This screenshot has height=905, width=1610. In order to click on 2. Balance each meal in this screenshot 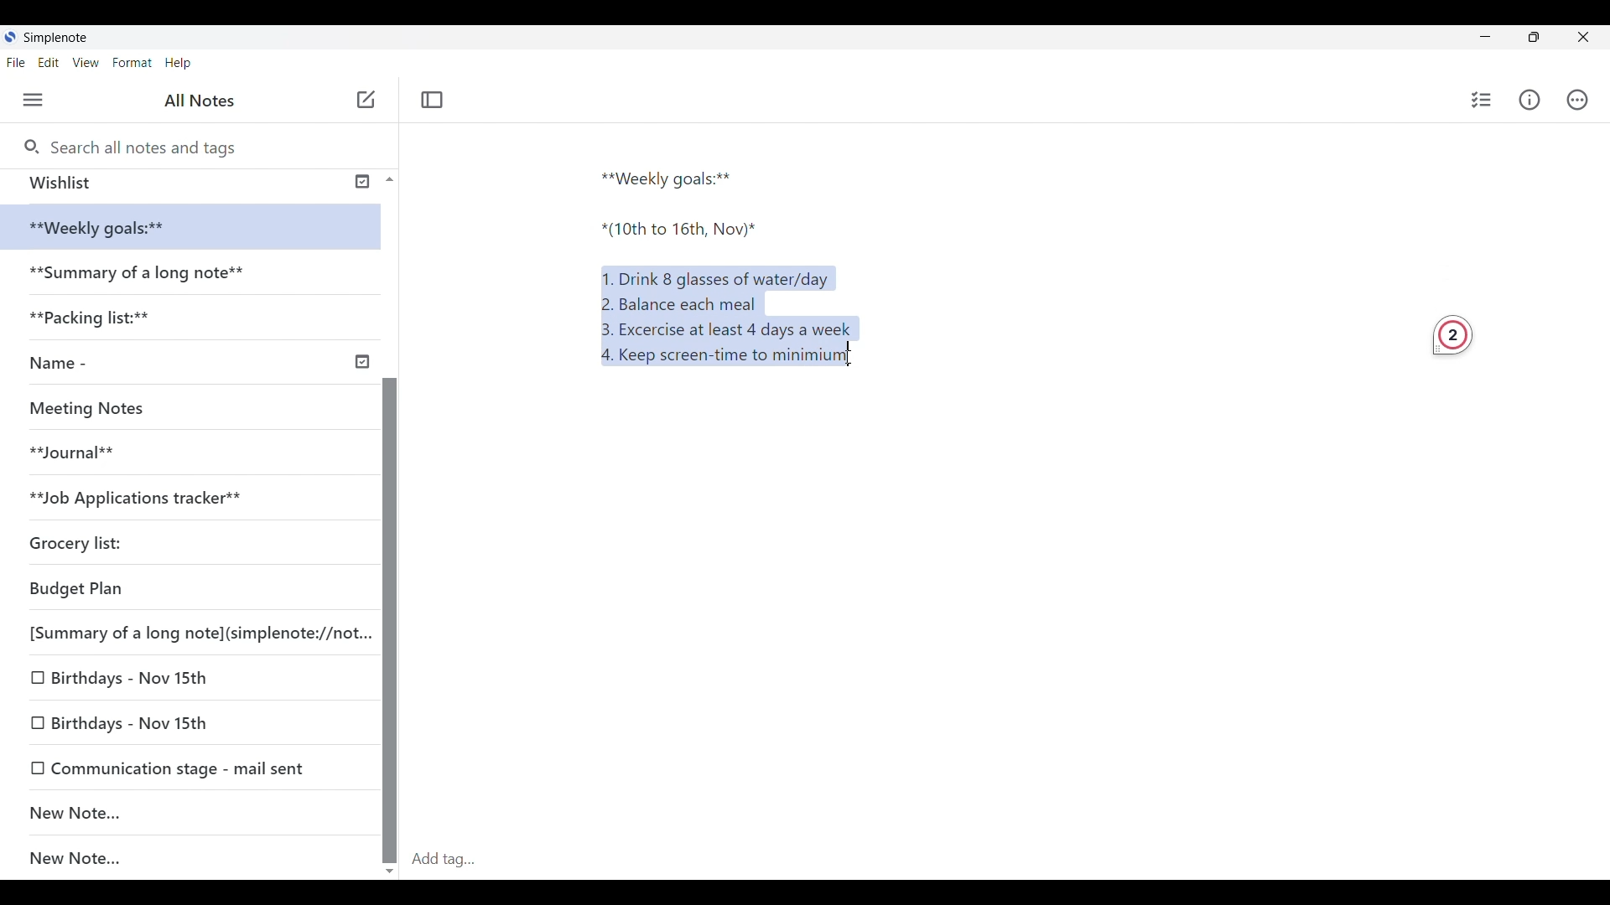, I will do `click(680, 303)`.